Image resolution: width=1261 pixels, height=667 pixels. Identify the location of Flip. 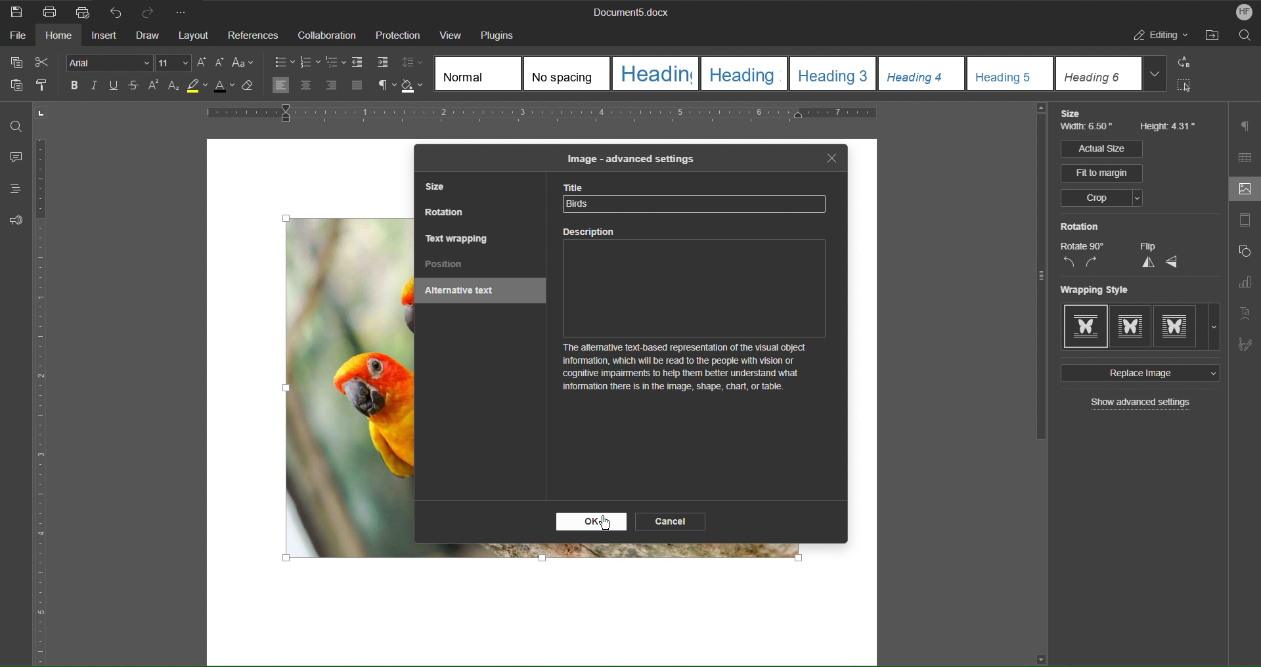
(1147, 246).